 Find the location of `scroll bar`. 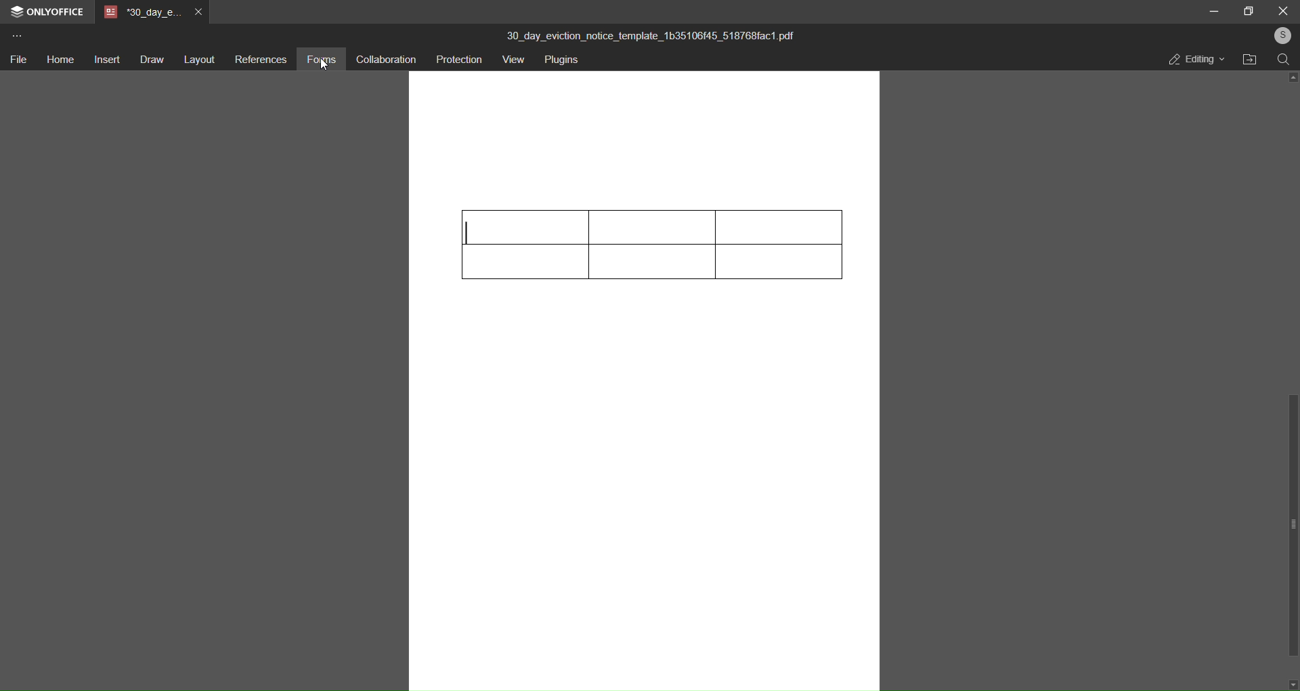

scroll bar is located at coordinates (1289, 523).